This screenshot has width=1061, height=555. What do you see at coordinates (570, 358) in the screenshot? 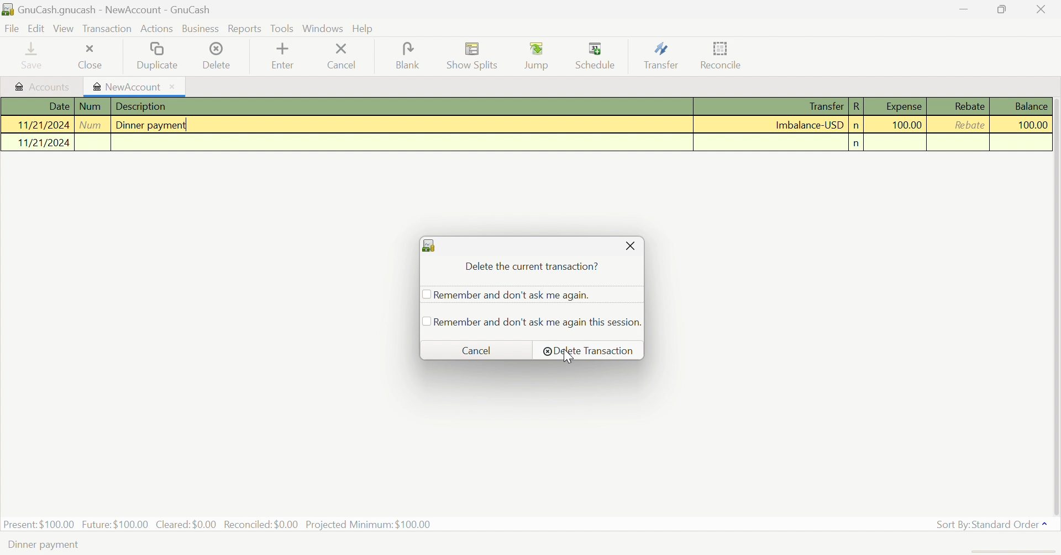
I see `cursor` at bounding box center [570, 358].